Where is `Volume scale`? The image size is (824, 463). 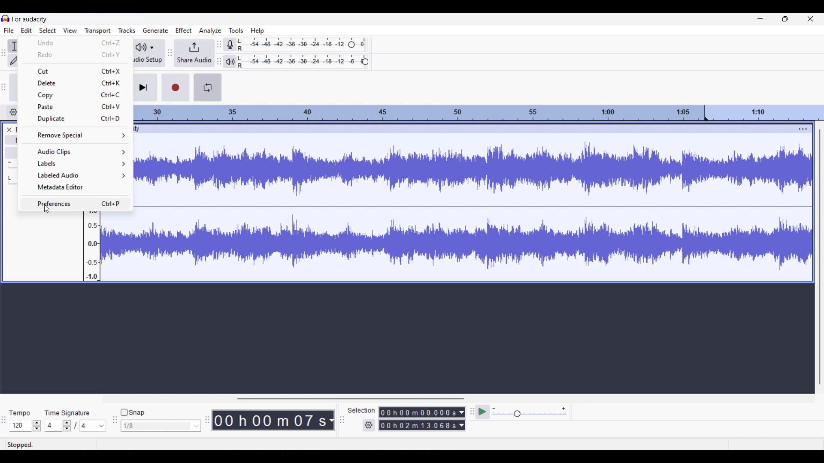
Volume scale is located at coordinates (13, 165).